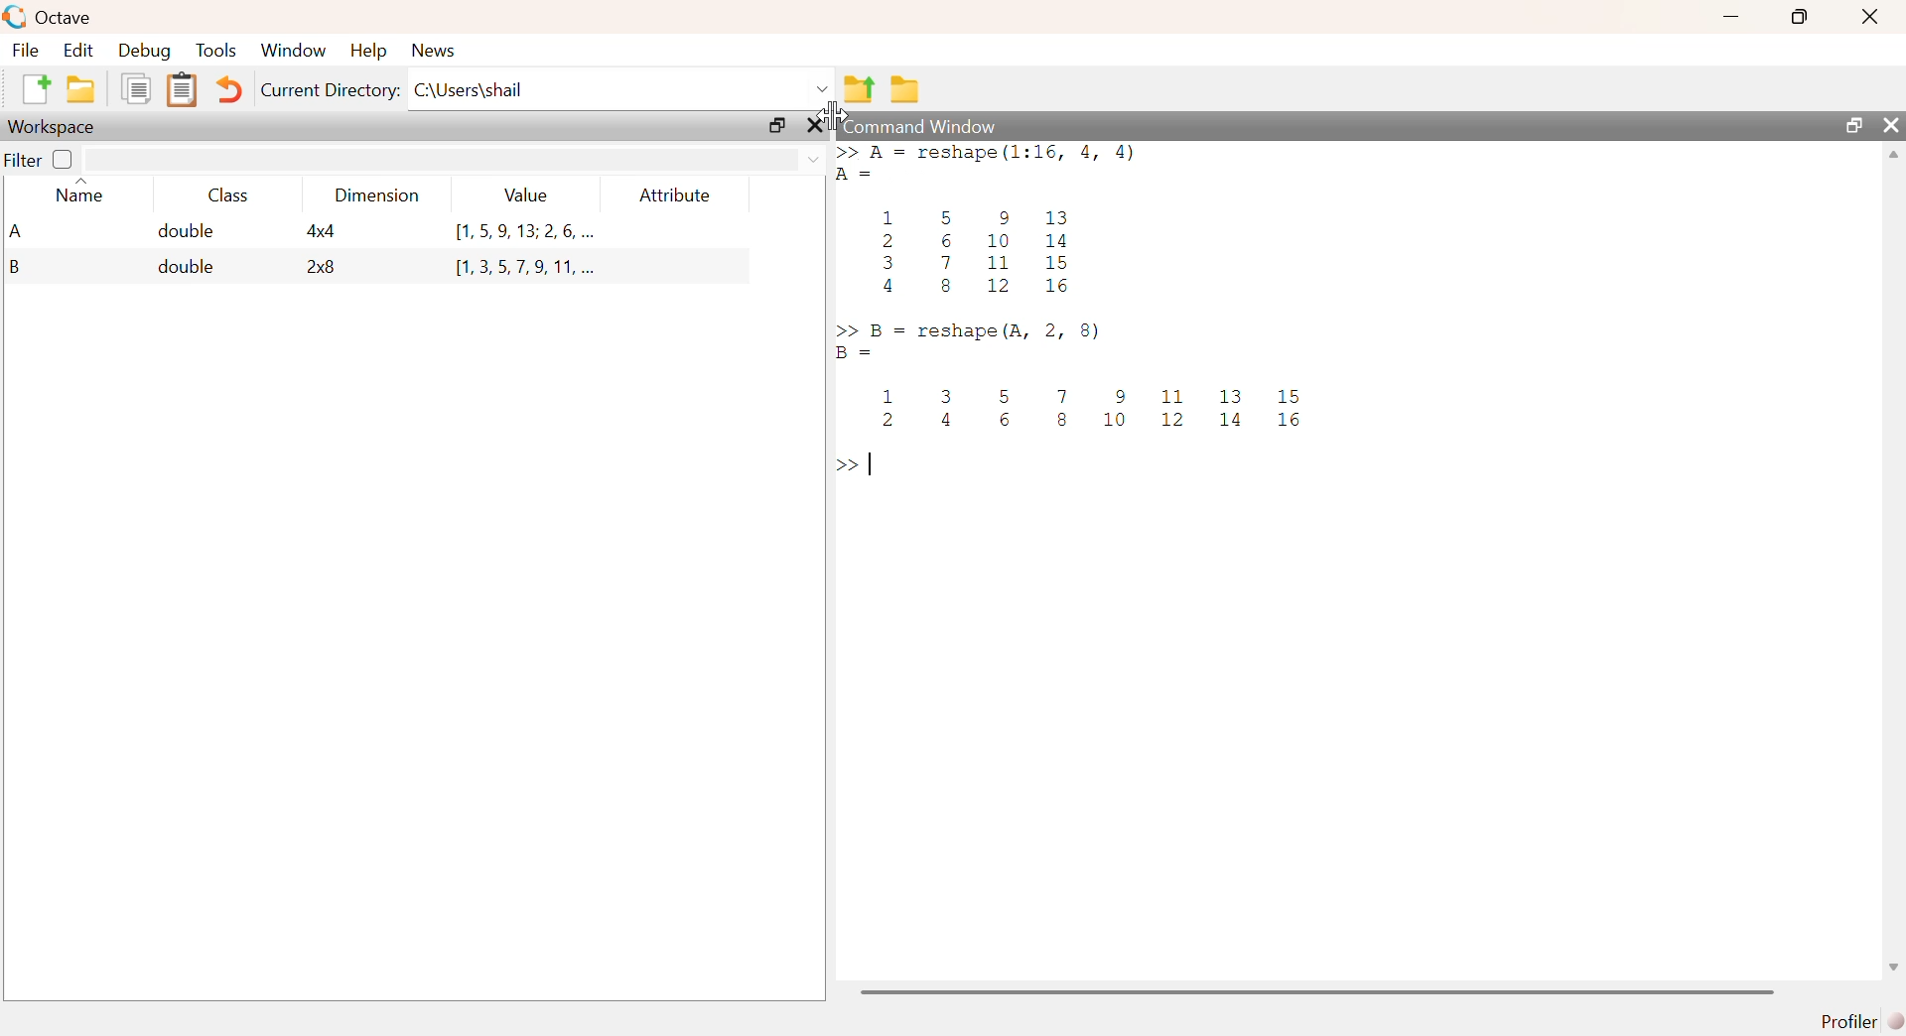  Describe the element at coordinates (217, 50) in the screenshot. I see `Tools` at that location.